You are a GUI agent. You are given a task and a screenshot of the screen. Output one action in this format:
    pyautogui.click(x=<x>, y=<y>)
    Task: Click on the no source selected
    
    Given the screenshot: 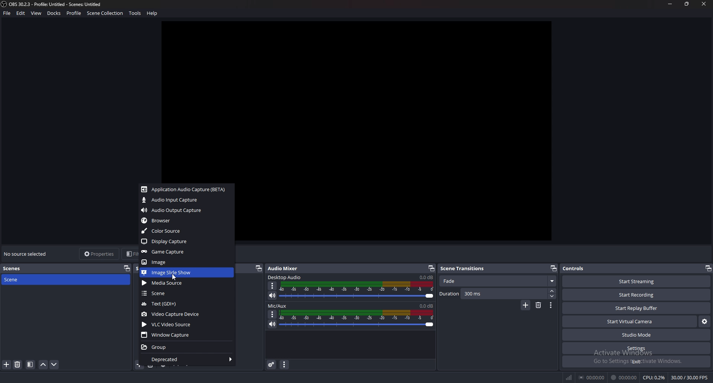 What is the action you would take?
    pyautogui.click(x=26, y=254)
    